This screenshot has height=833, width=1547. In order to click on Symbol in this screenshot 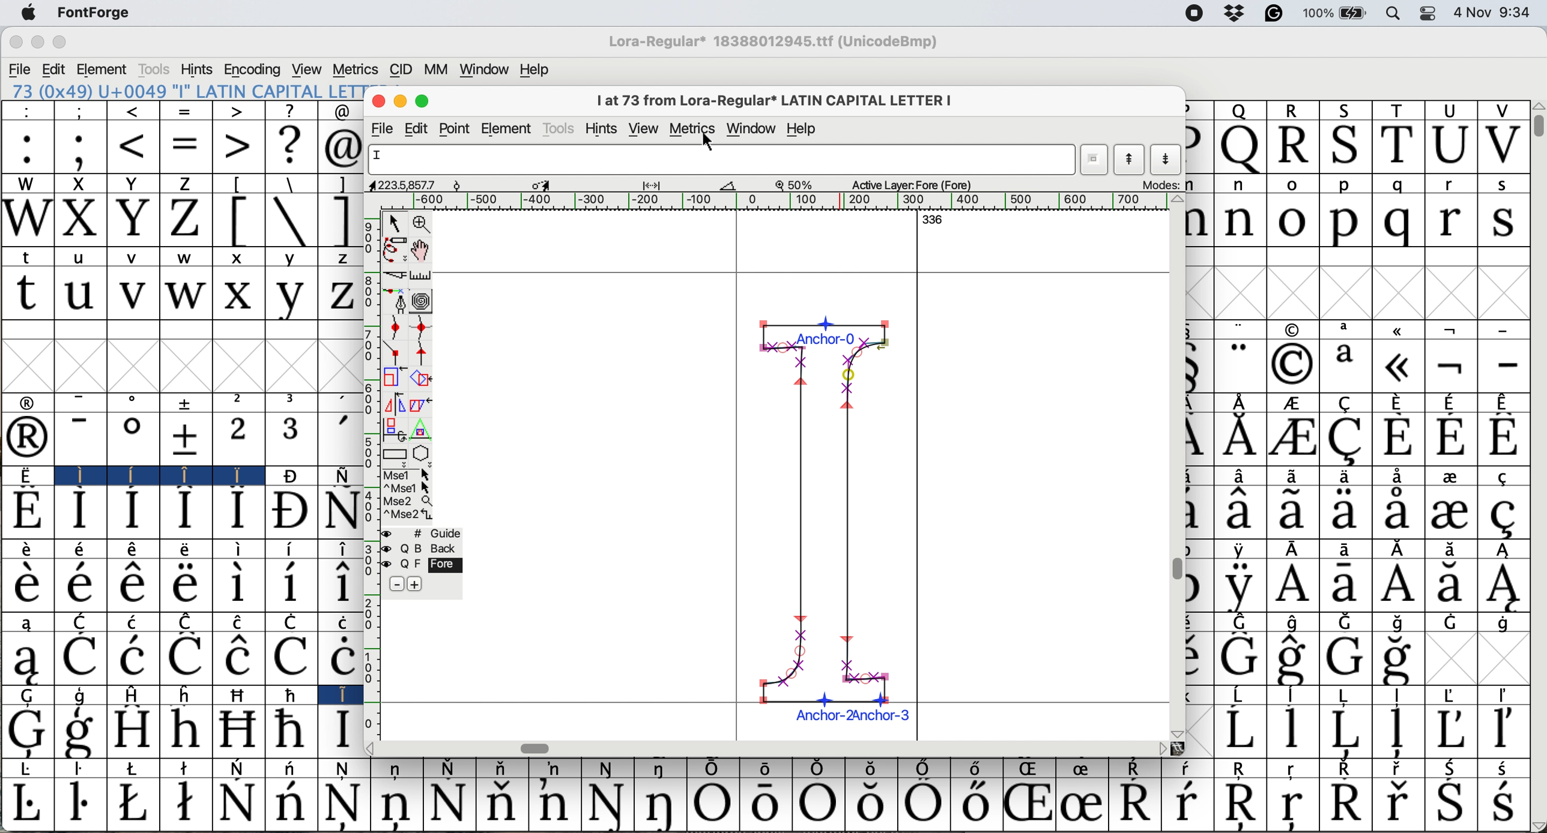, I will do `click(974, 805)`.